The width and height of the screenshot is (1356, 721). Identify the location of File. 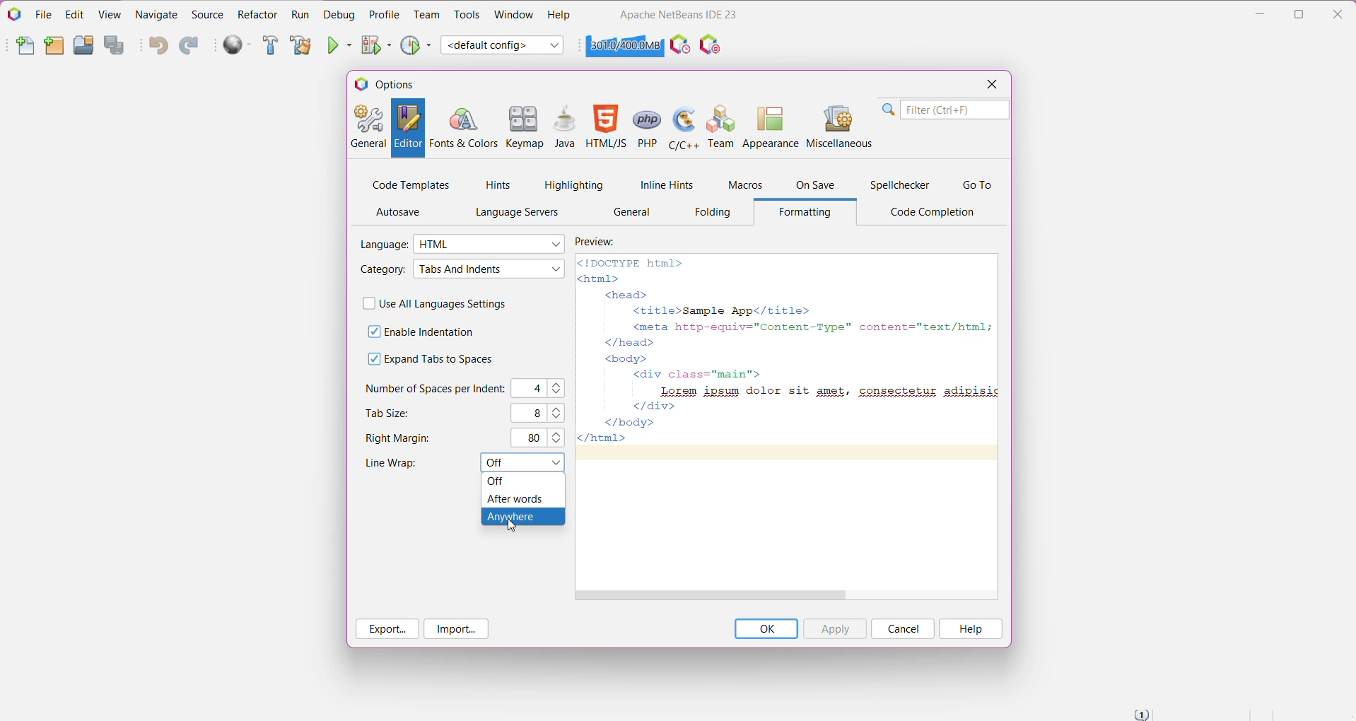
(44, 15).